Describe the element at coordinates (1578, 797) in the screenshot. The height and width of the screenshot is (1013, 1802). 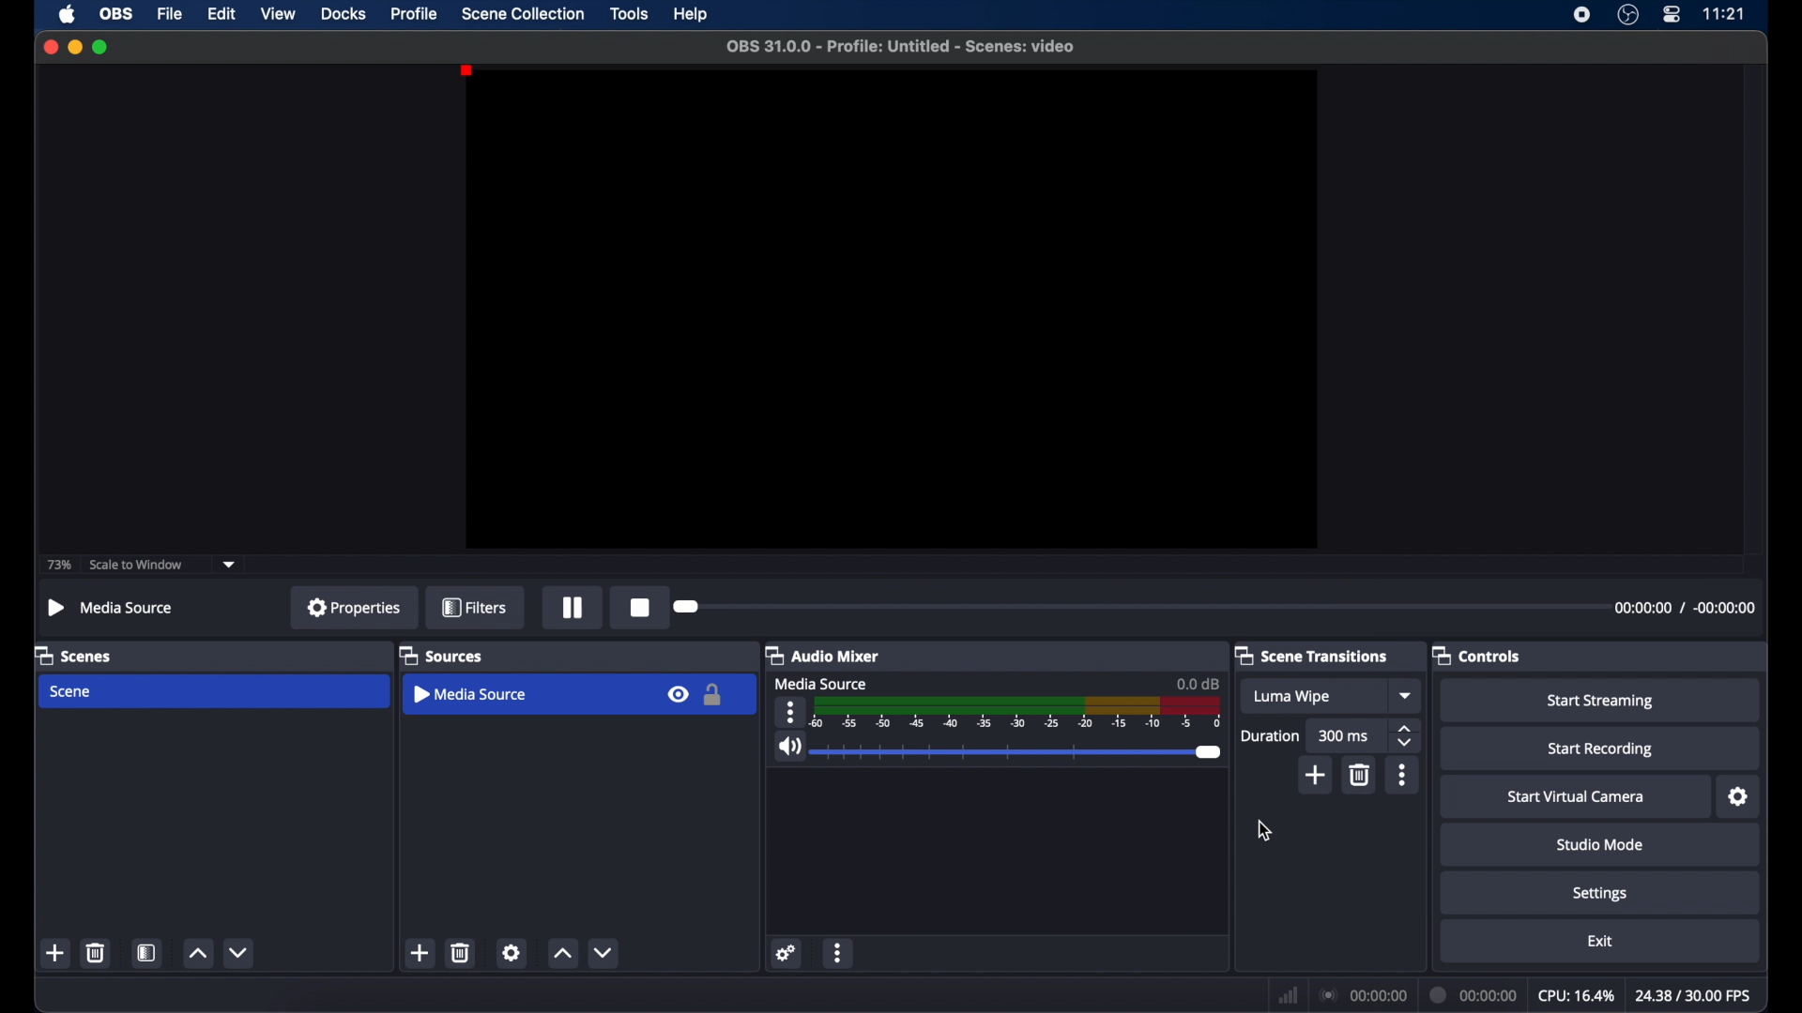
I see `start virtual camera` at that location.